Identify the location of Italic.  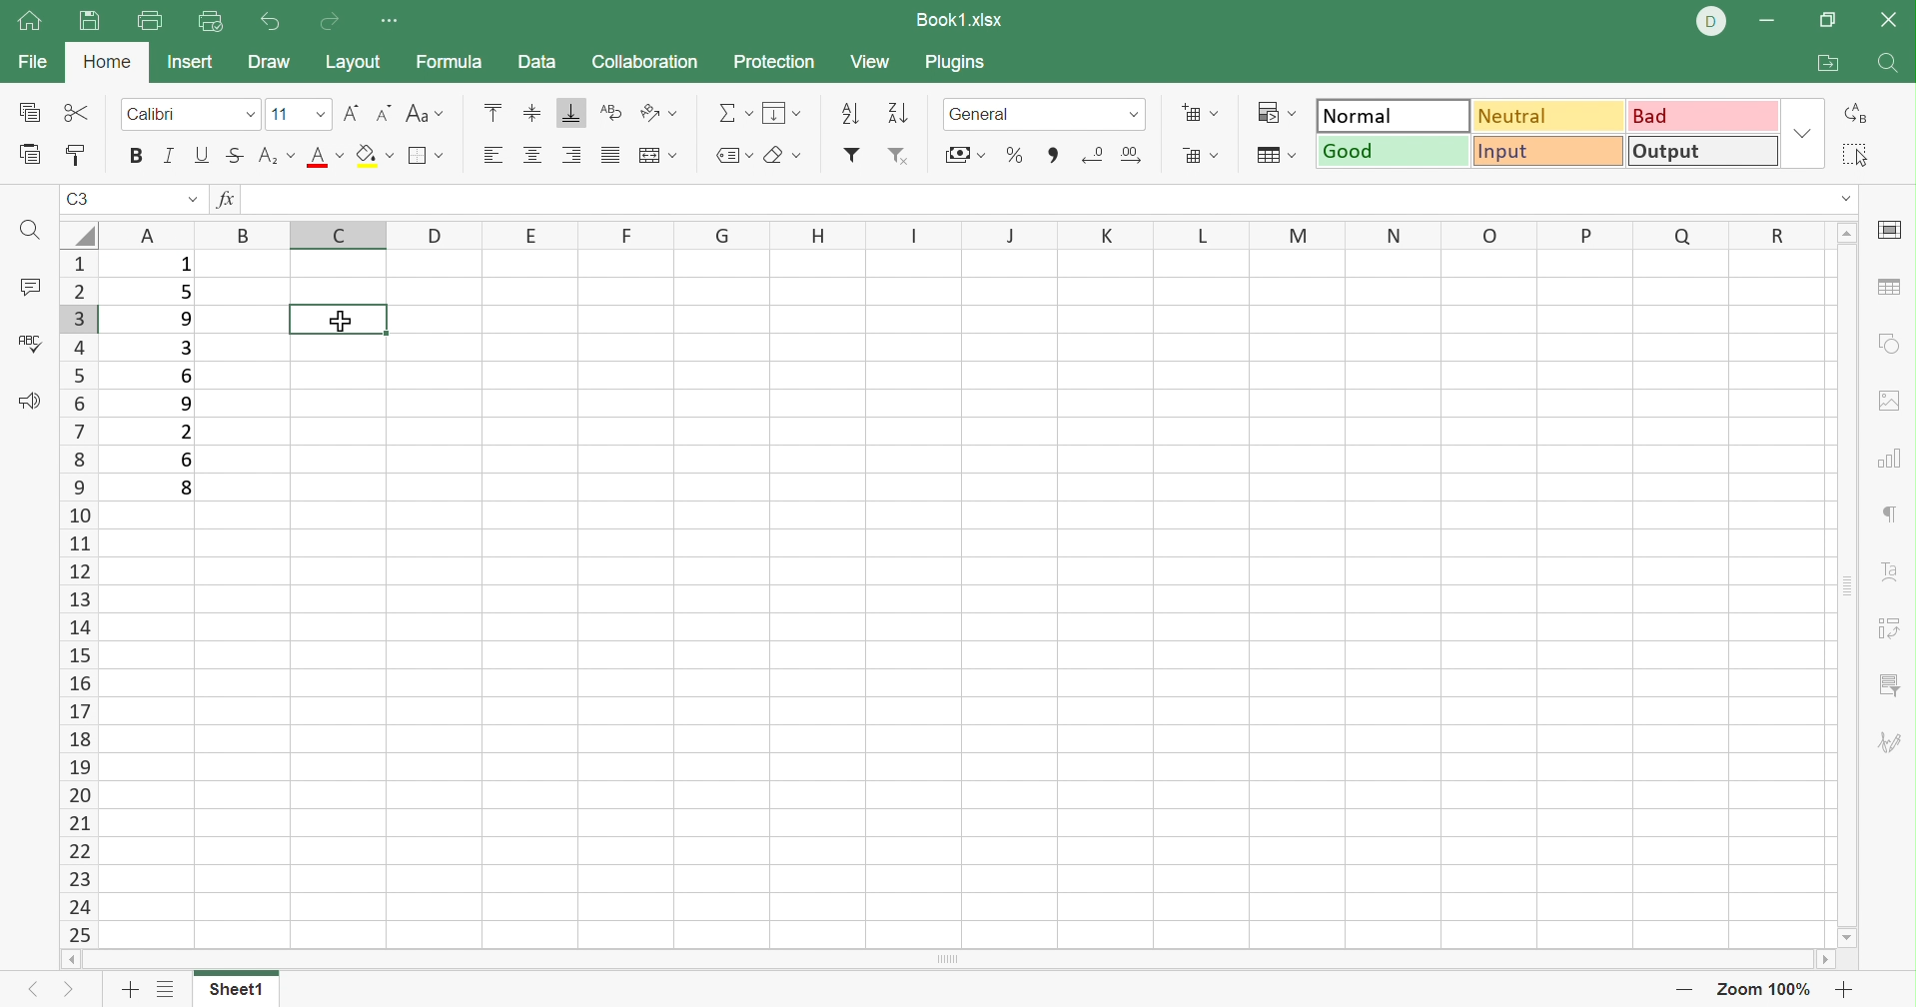
(172, 153).